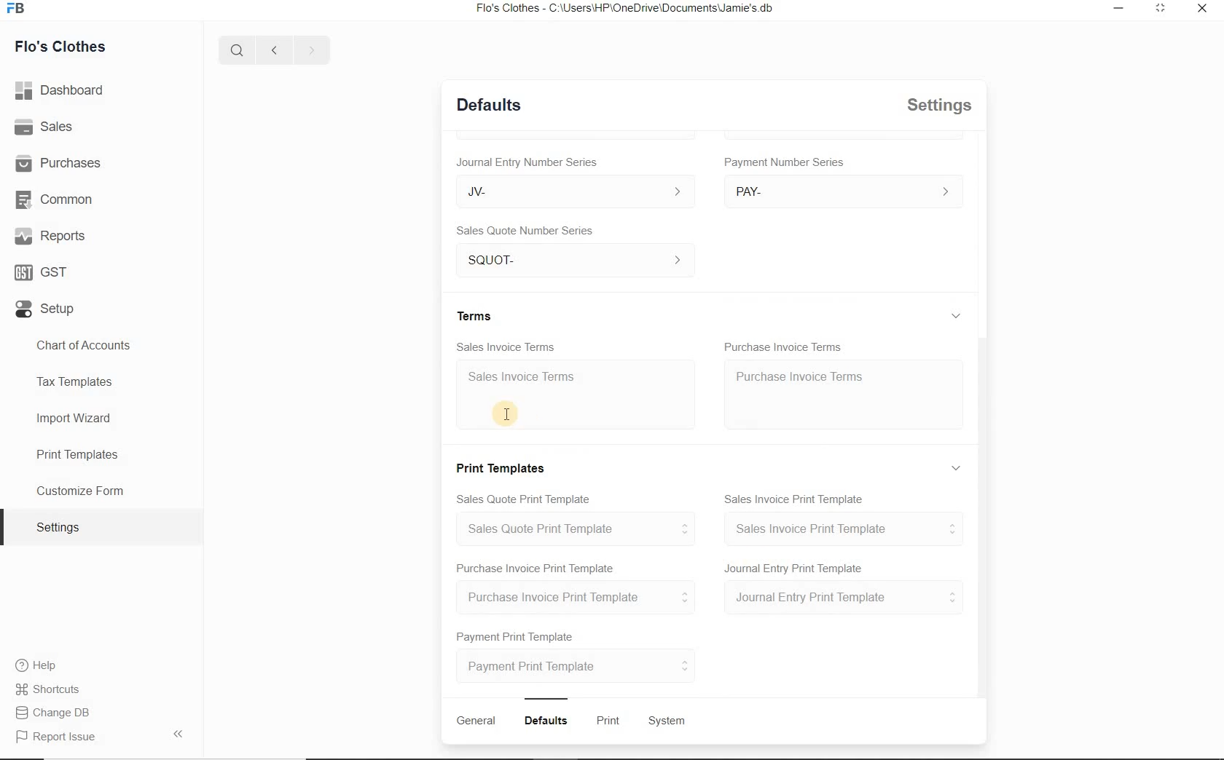  Describe the element at coordinates (575, 260) in the screenshot. I see `SQUOT-` at that location.